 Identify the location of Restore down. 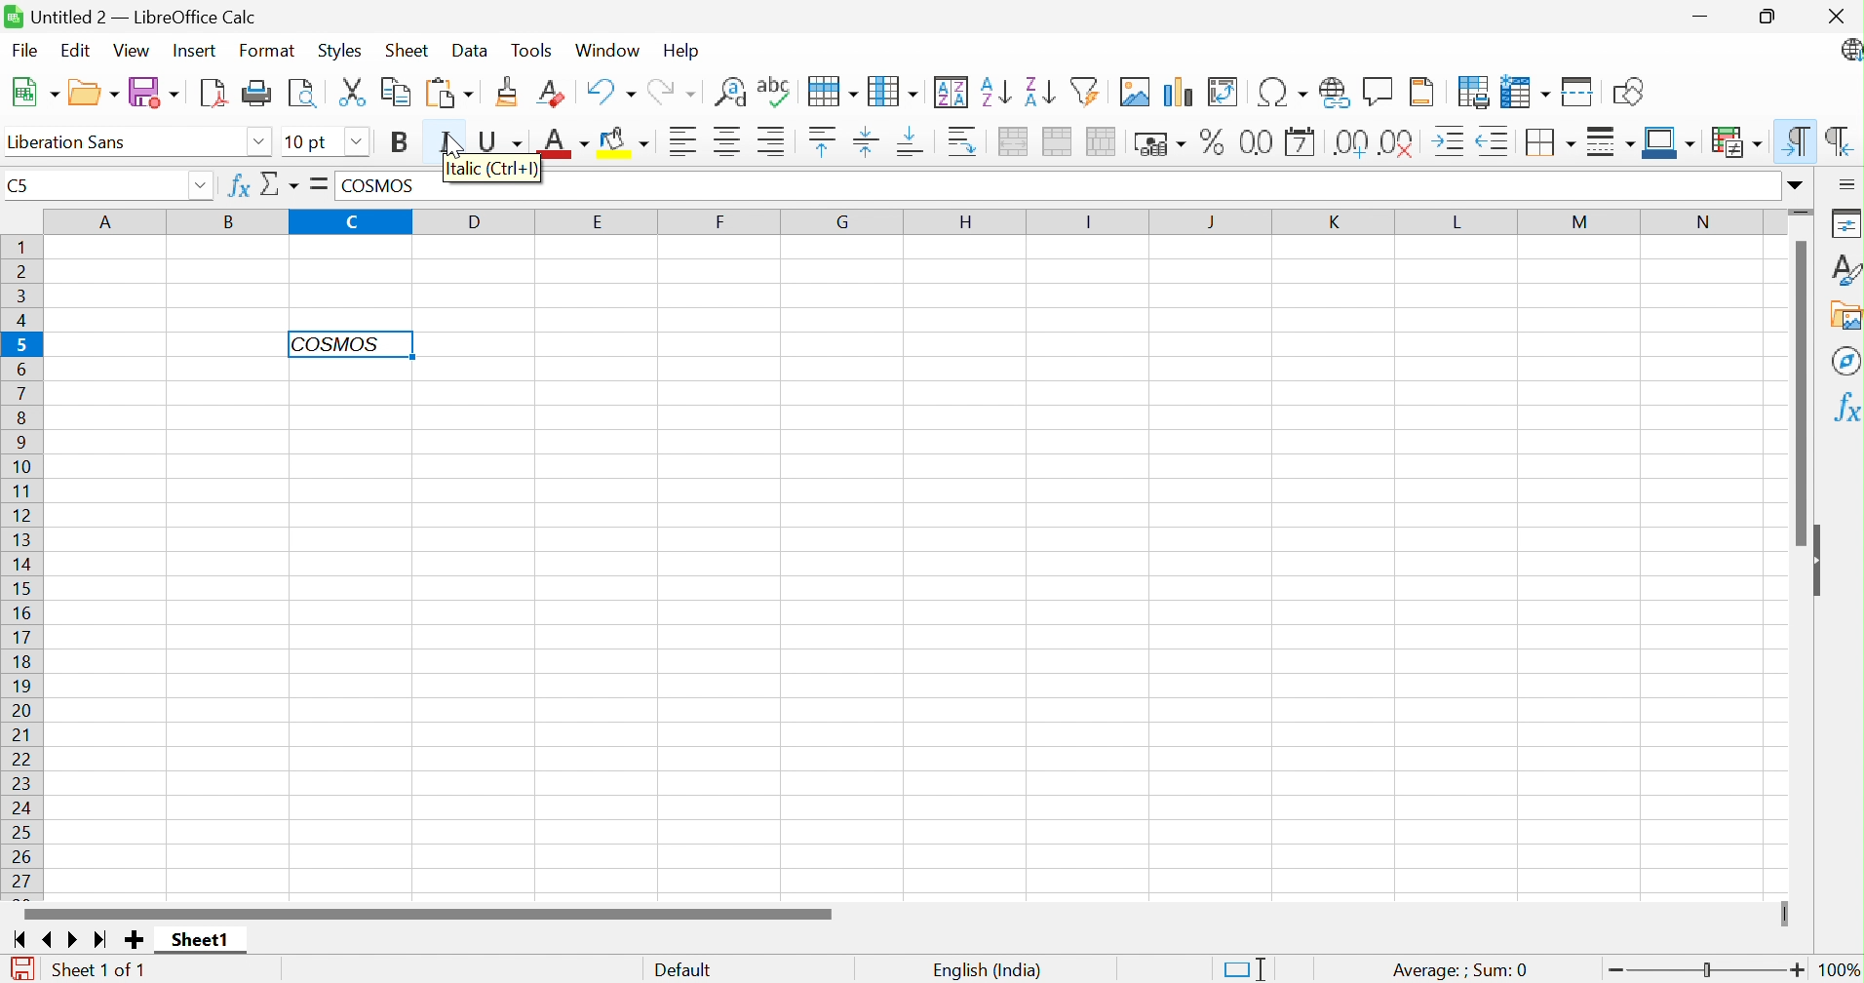
(1772, 18).